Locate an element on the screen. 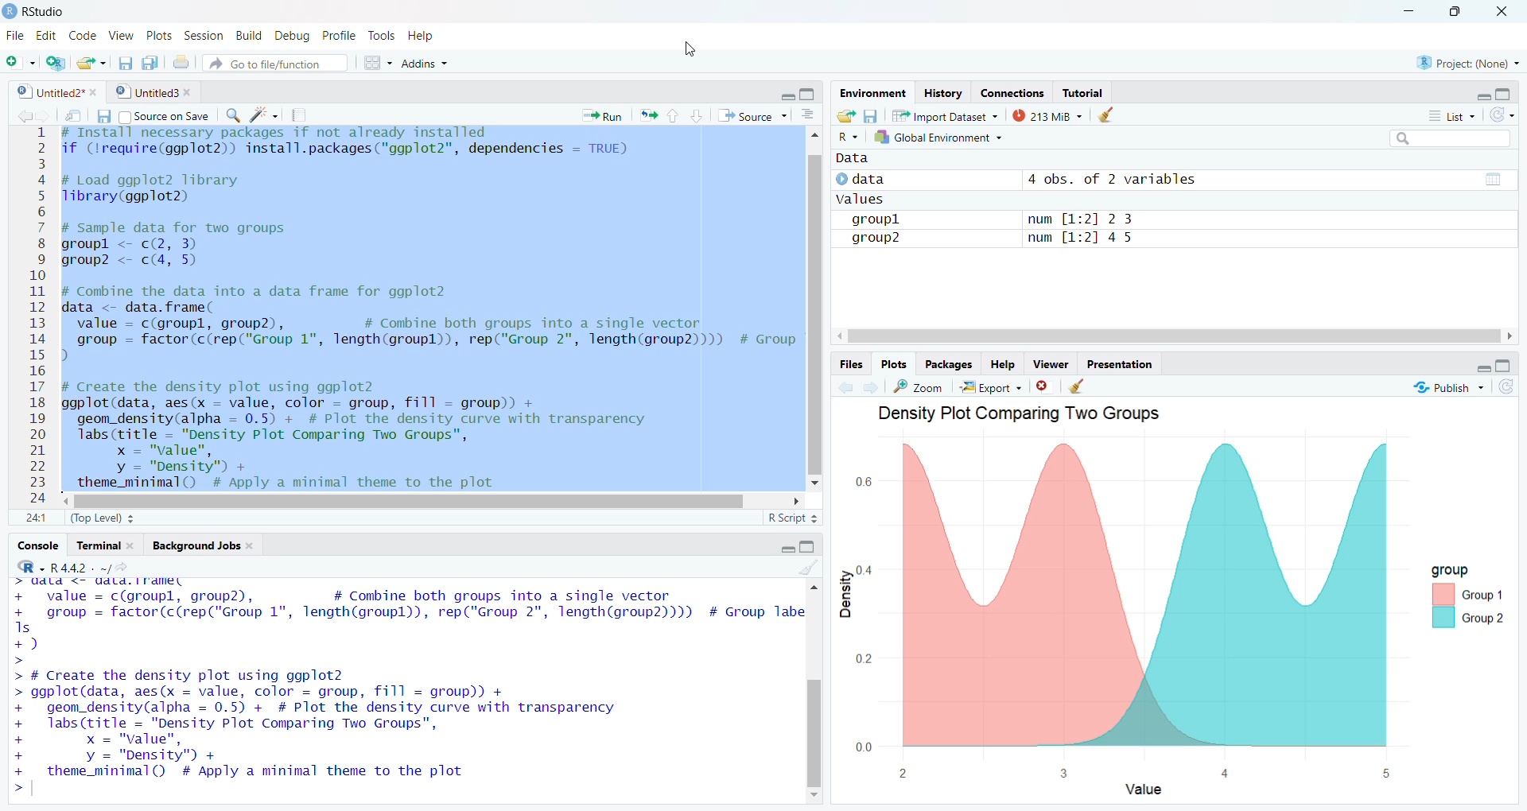 Image resolution: width=1527 pixels, height=811 pixels. untitled2 is located at coordinates (51, 92).